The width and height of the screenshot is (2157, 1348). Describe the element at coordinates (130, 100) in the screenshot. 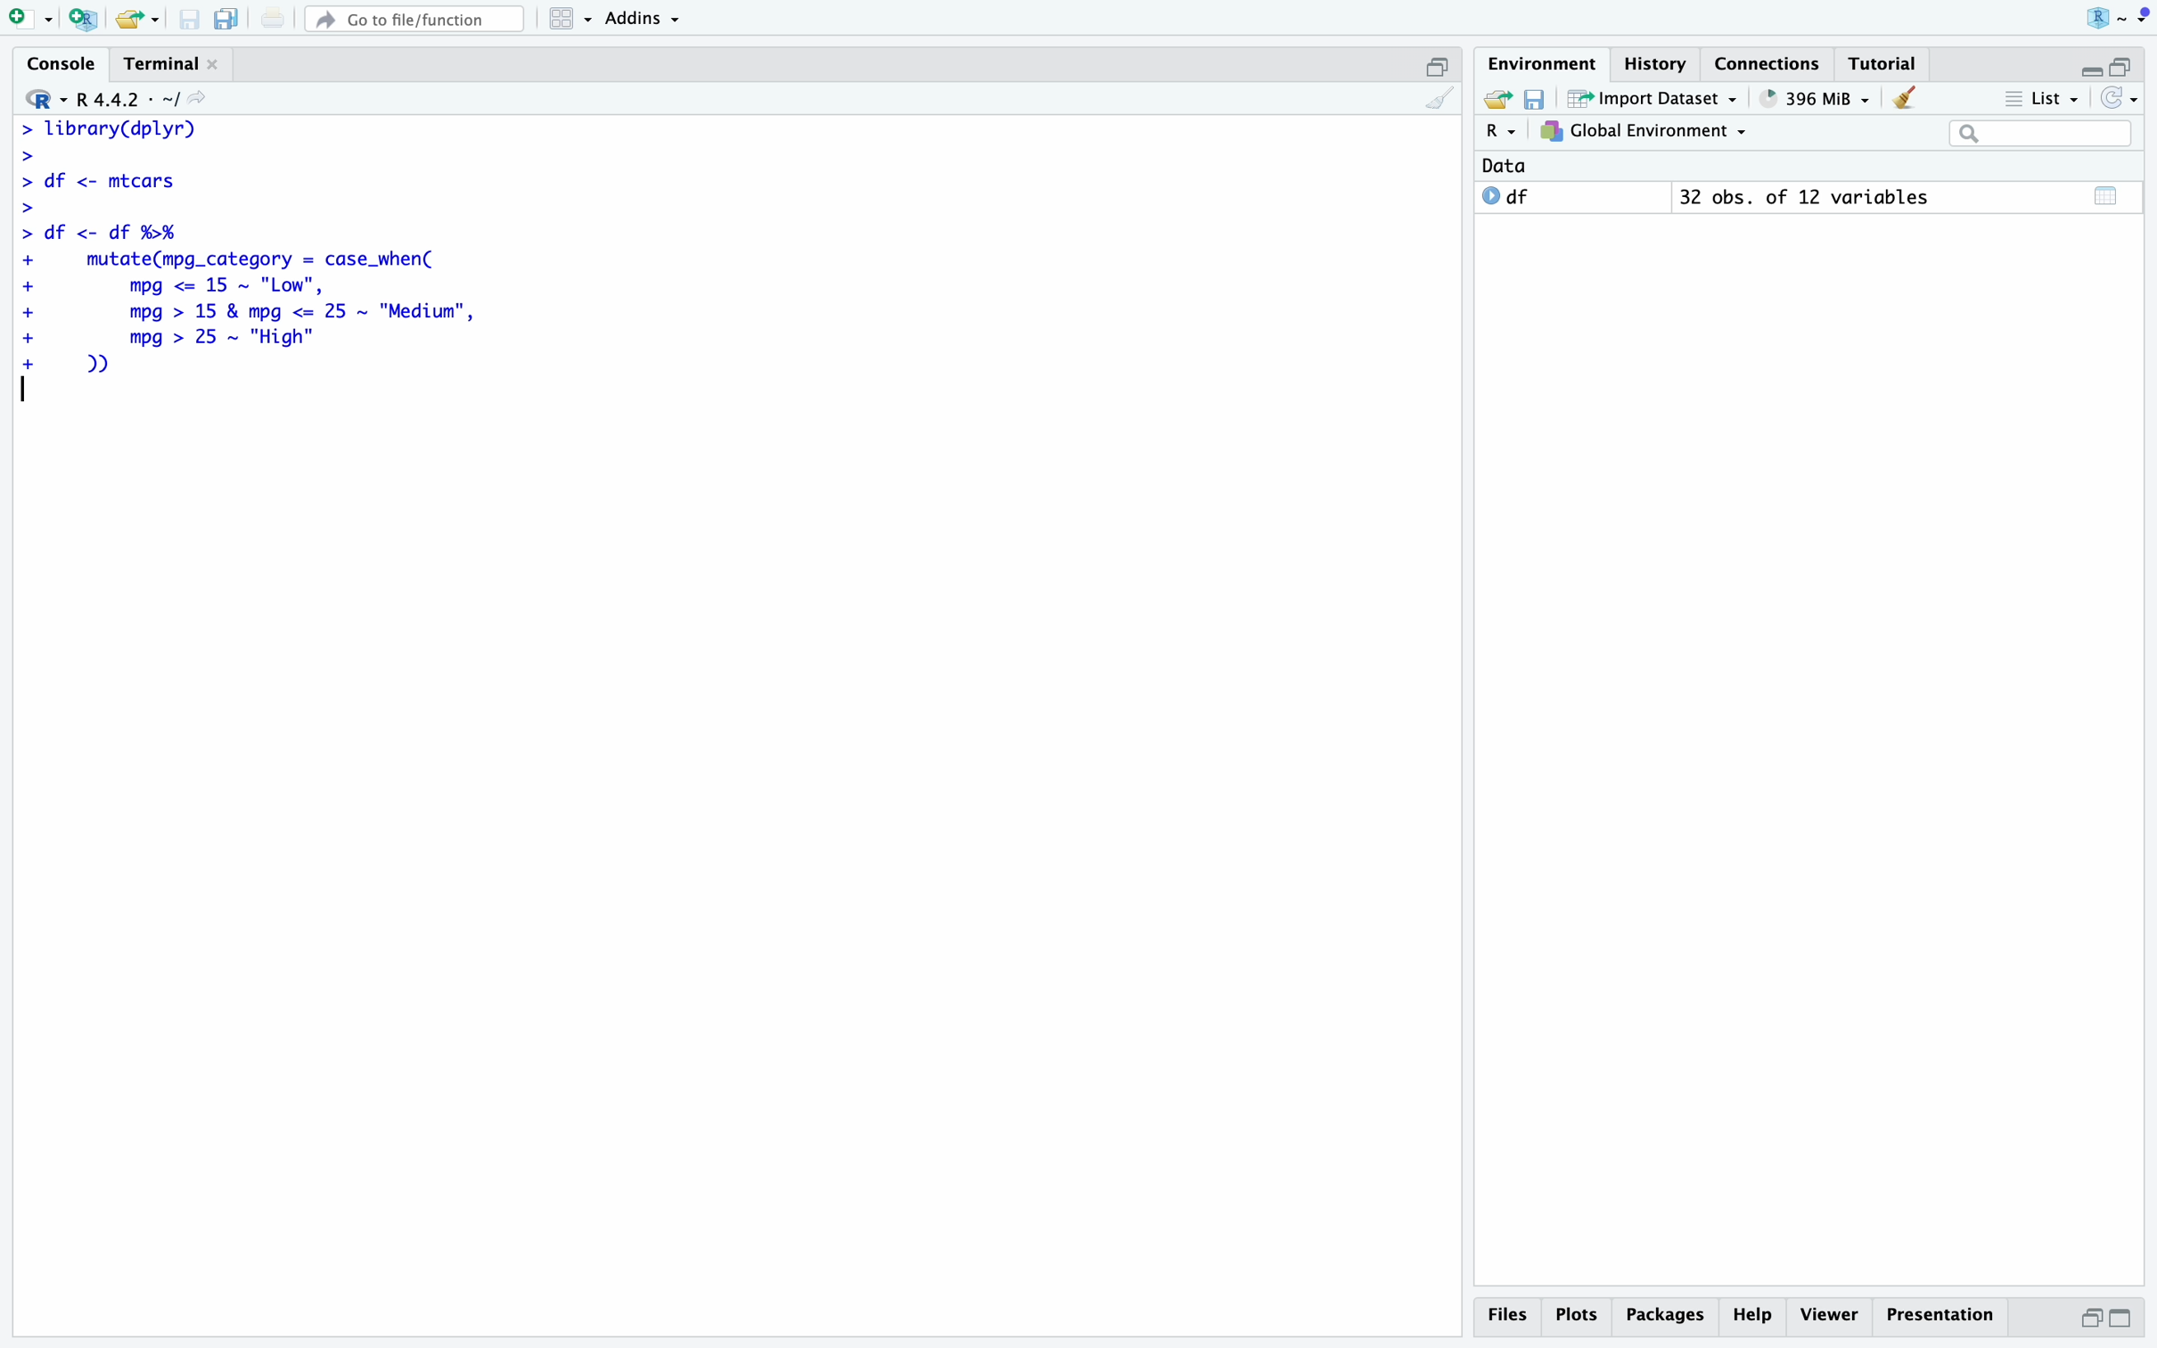

I see `R 4.4.2 ~/` at that location.